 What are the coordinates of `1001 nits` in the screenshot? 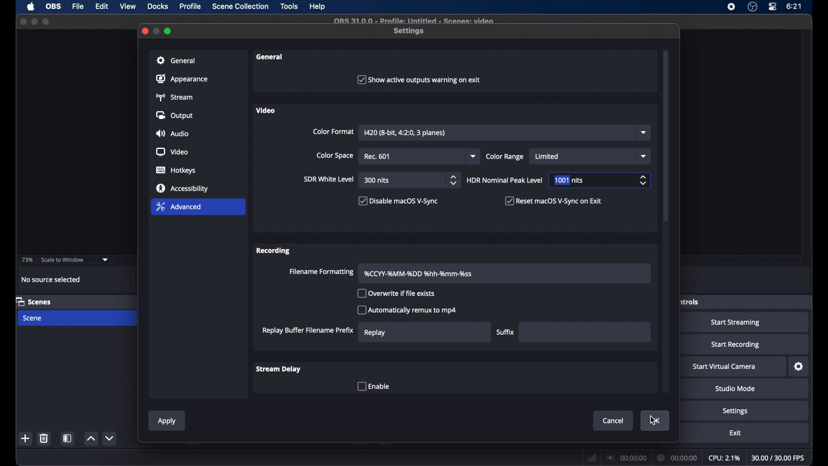 It's located at (569, 180).